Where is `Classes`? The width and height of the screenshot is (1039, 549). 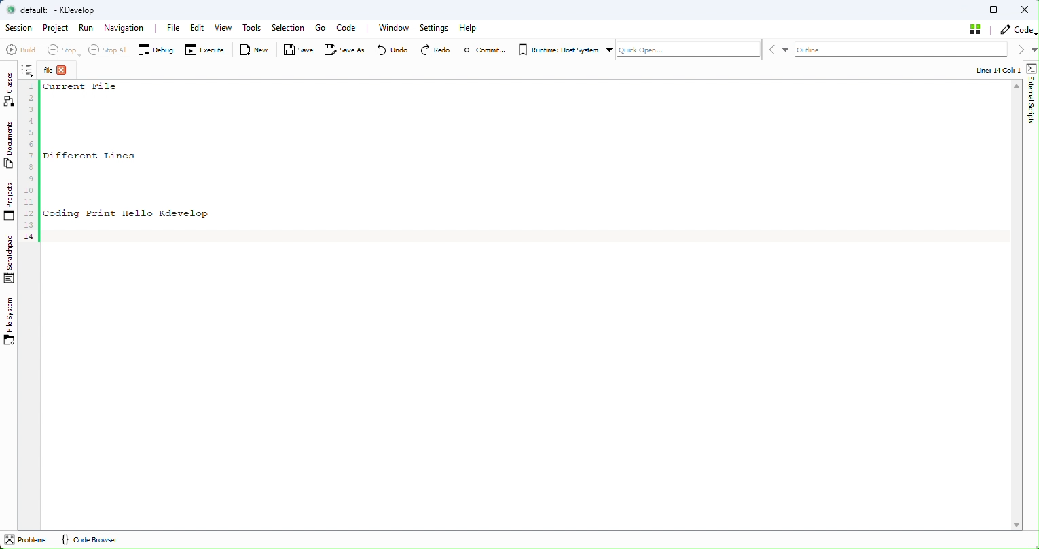 Classes is located at coordinates (12, 90).